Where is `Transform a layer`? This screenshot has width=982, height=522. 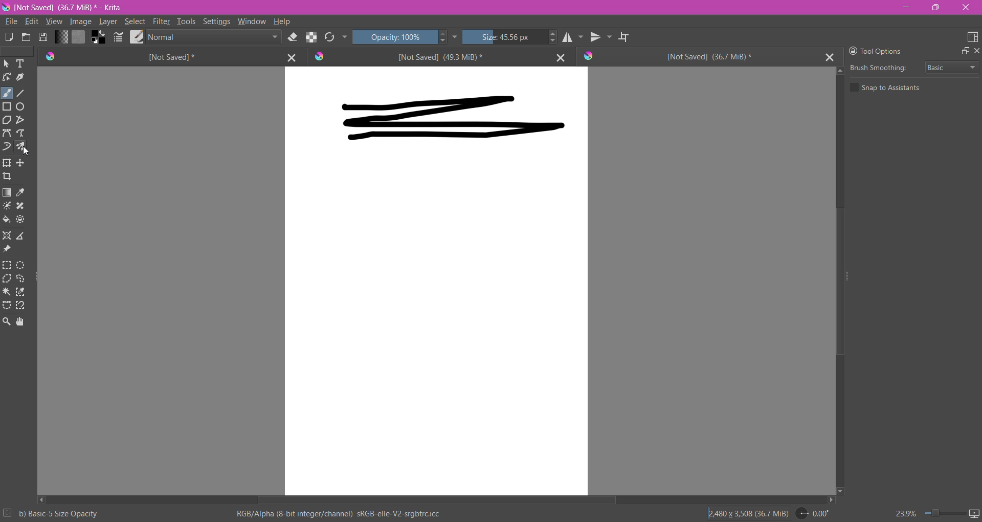 Transform a layer is located at coordinates (23, 163).